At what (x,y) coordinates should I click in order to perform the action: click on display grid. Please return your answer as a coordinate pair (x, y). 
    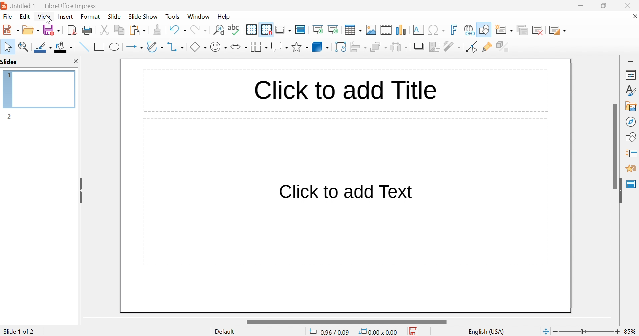
    Looking at the image, I should click on (251, 29).